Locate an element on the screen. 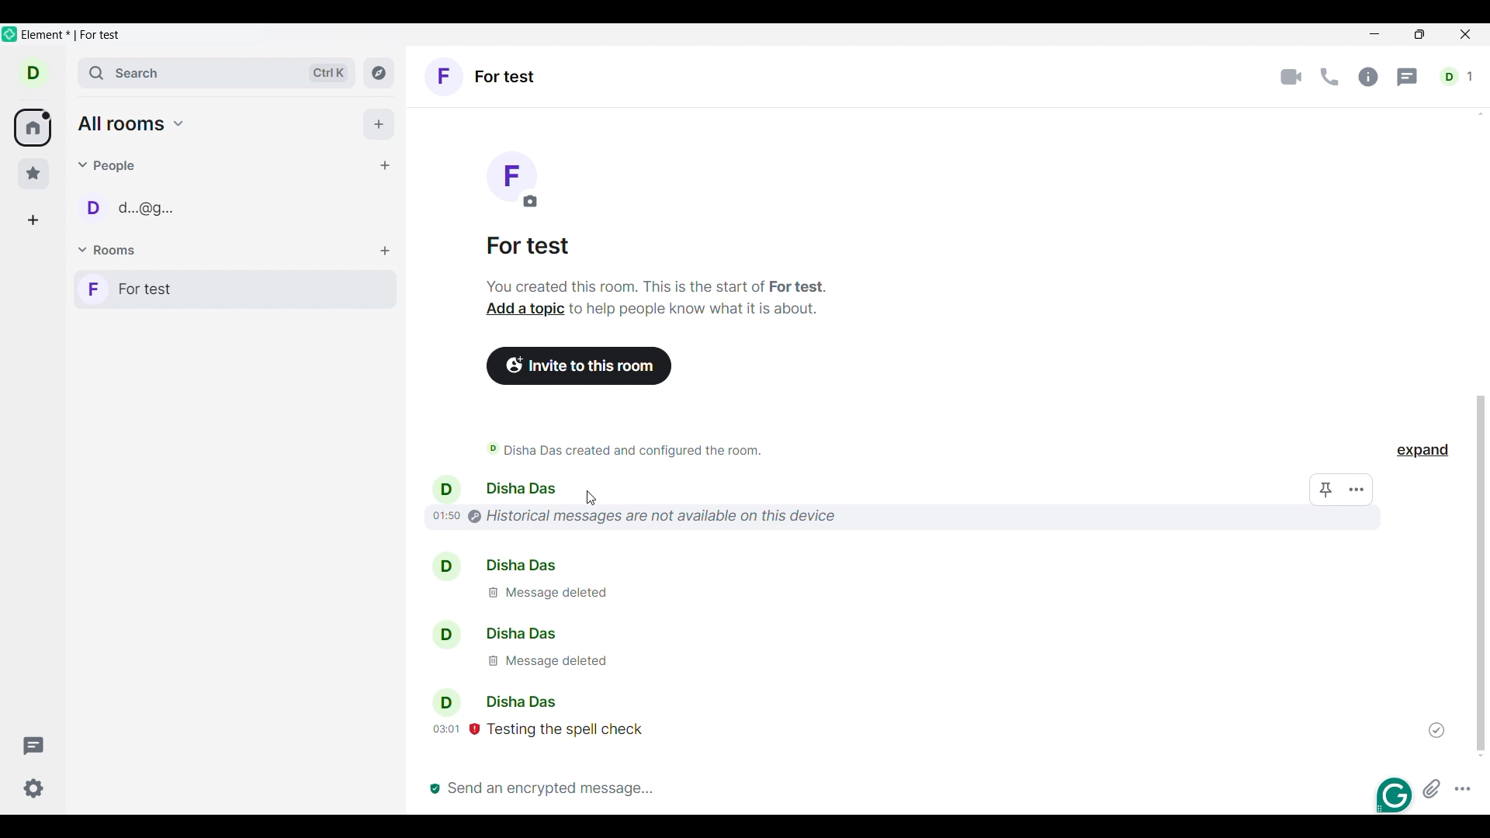 This screenshot has width=1490, height=838. Video call is located at coordinates (1291, 78).